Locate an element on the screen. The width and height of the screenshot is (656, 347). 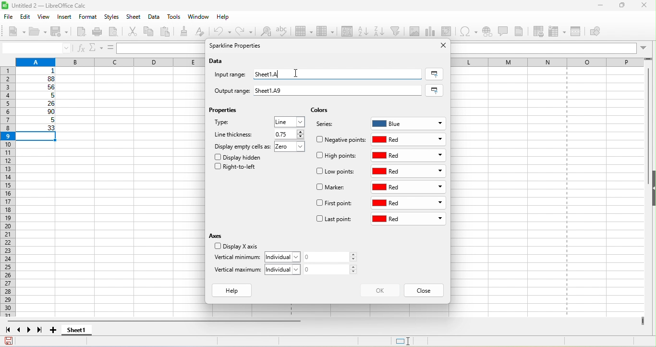
data is located at coordinates (218, 62).